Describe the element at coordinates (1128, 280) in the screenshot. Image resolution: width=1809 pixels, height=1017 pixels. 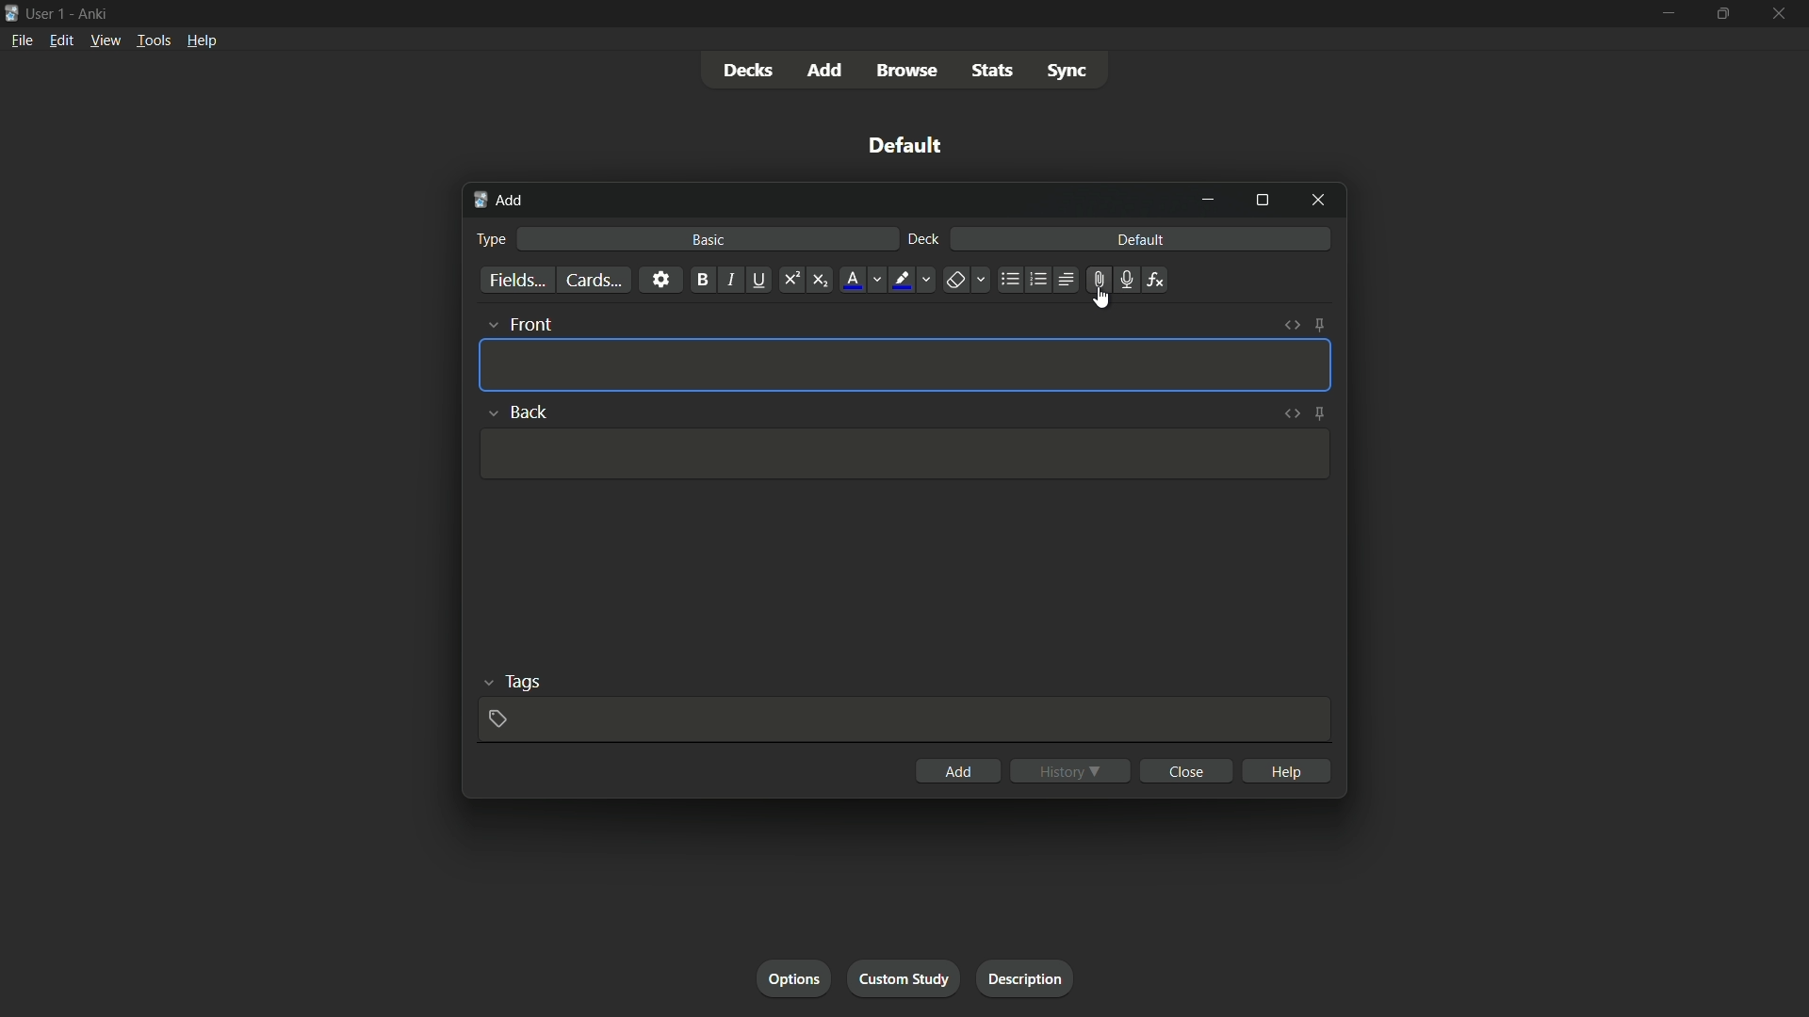
I see `record audio` at that location.